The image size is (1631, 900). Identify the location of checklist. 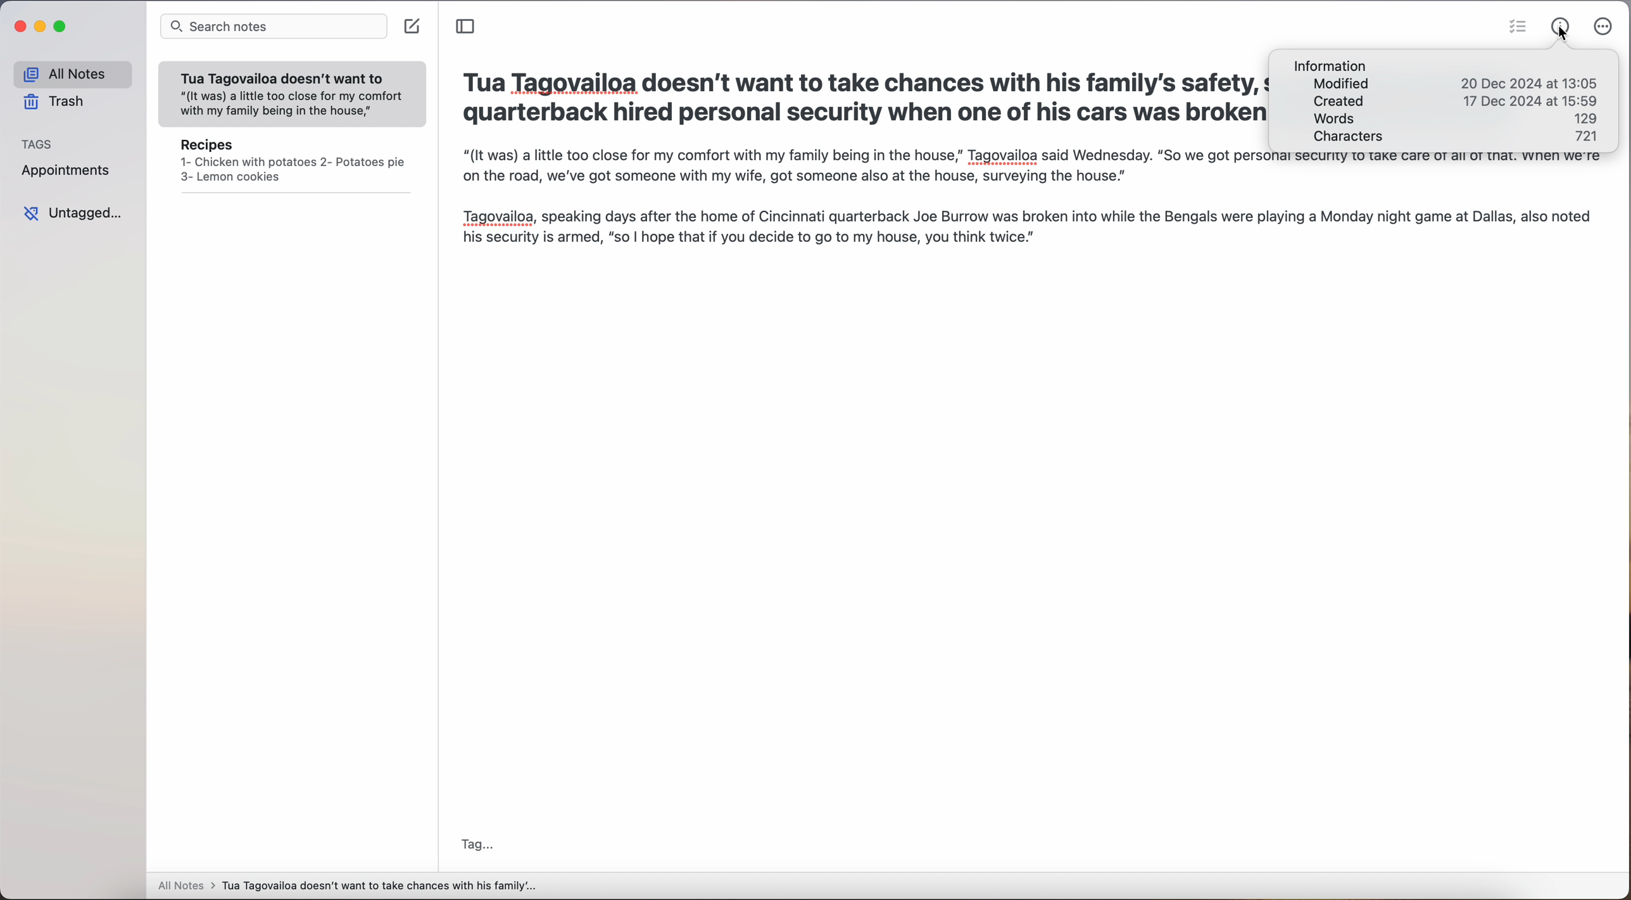
(1518, 29).